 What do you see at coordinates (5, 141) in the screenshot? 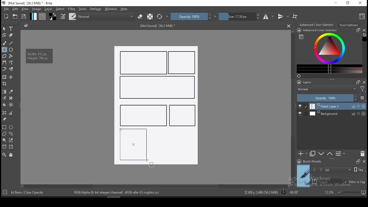
I see `contiguous selection tool` at bounding box center [5, 141].